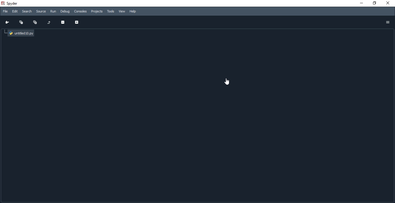 The image size is (395, 203). Describe the element at coordinates (35, 23) in the screenshot. I see `Expand all` at that location.